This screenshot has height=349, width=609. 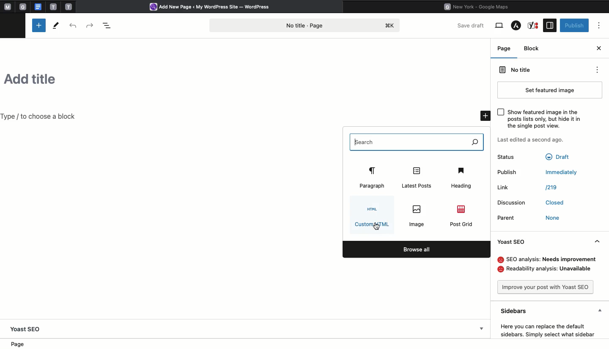 I want to click on google doc, so click(x=38, y=6).